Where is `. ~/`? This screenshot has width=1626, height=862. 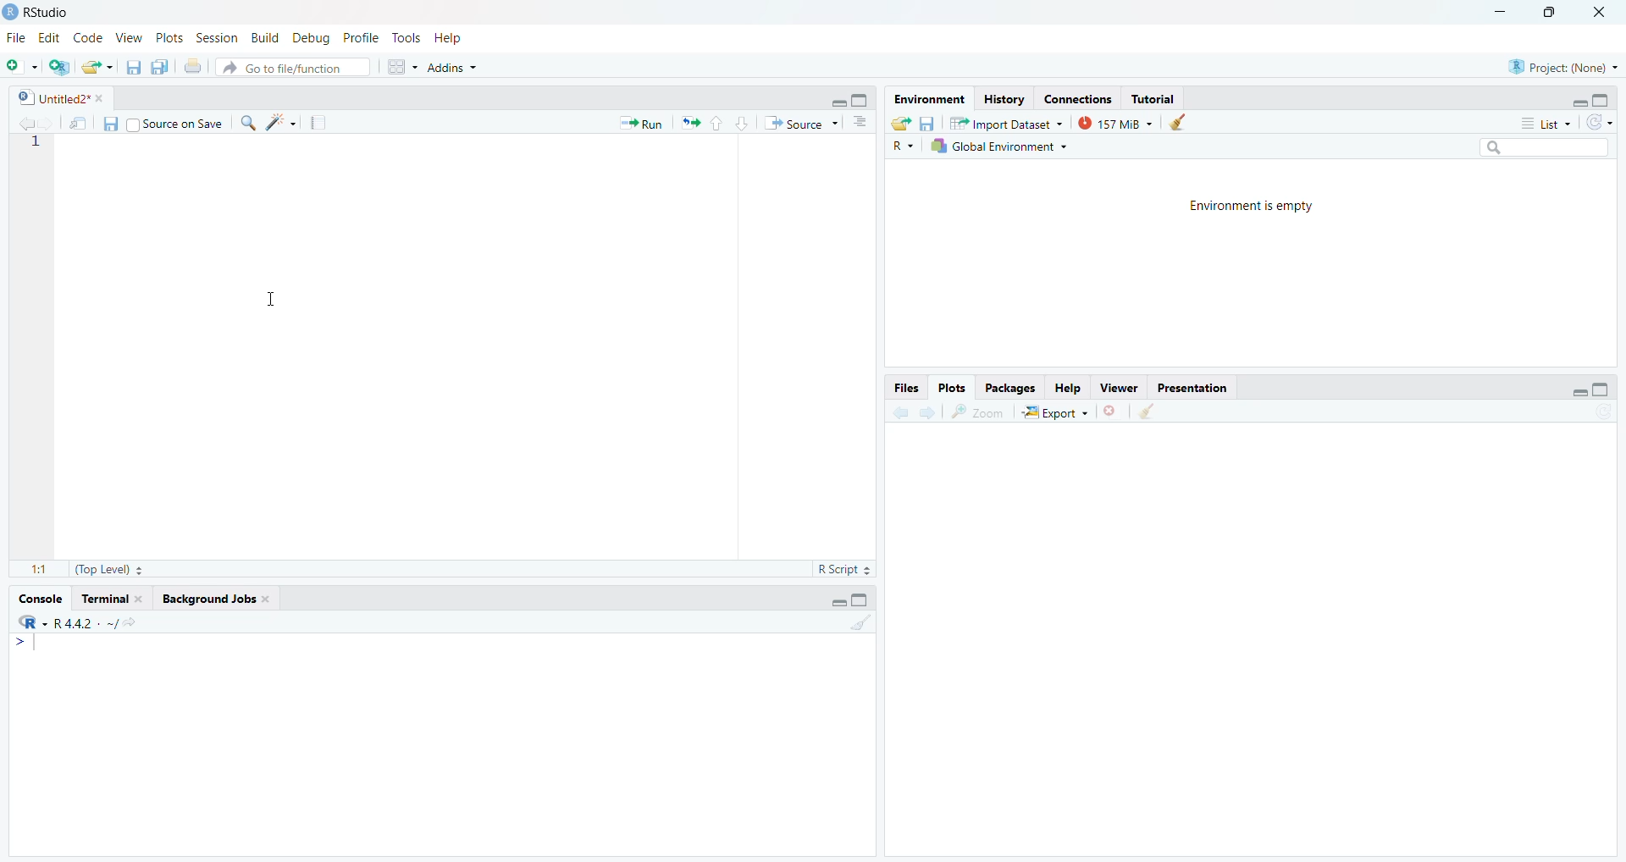 . ~/ is located at coordinates (108, 622).